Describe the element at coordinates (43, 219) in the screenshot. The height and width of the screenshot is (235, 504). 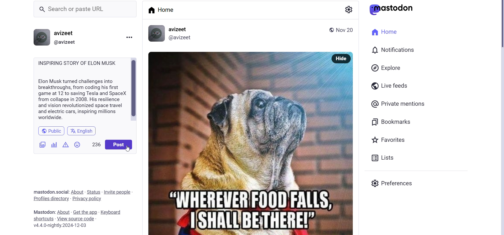
I see `shortcuts` at that location.